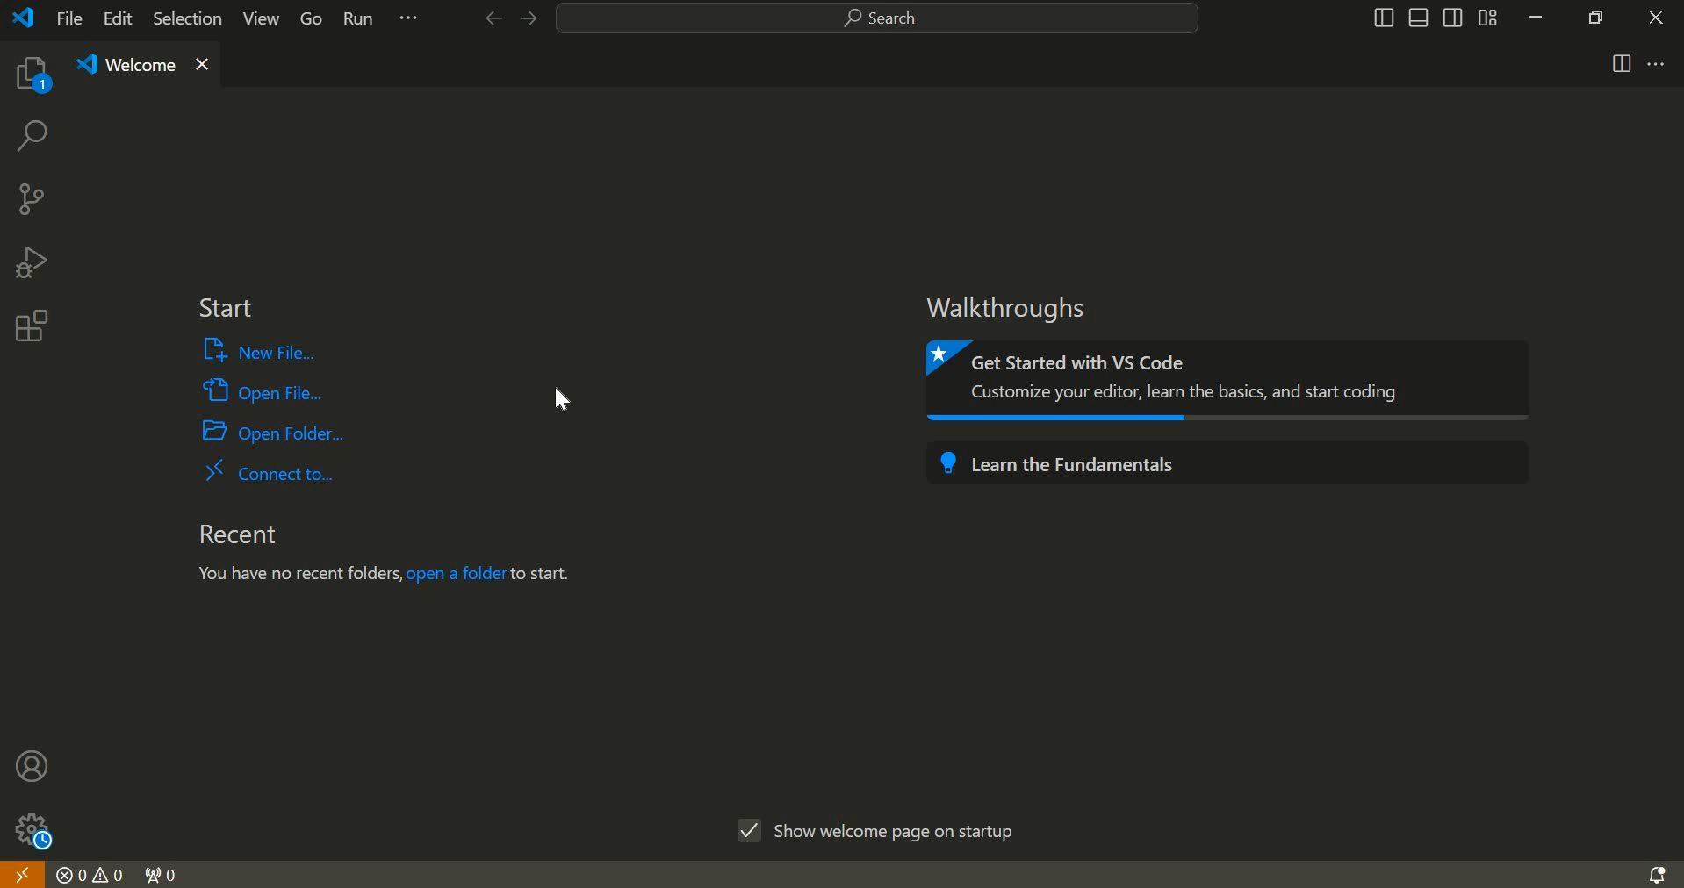 This screenshot has height=888, width=1684. I want to click on expand, so click(409, 21).